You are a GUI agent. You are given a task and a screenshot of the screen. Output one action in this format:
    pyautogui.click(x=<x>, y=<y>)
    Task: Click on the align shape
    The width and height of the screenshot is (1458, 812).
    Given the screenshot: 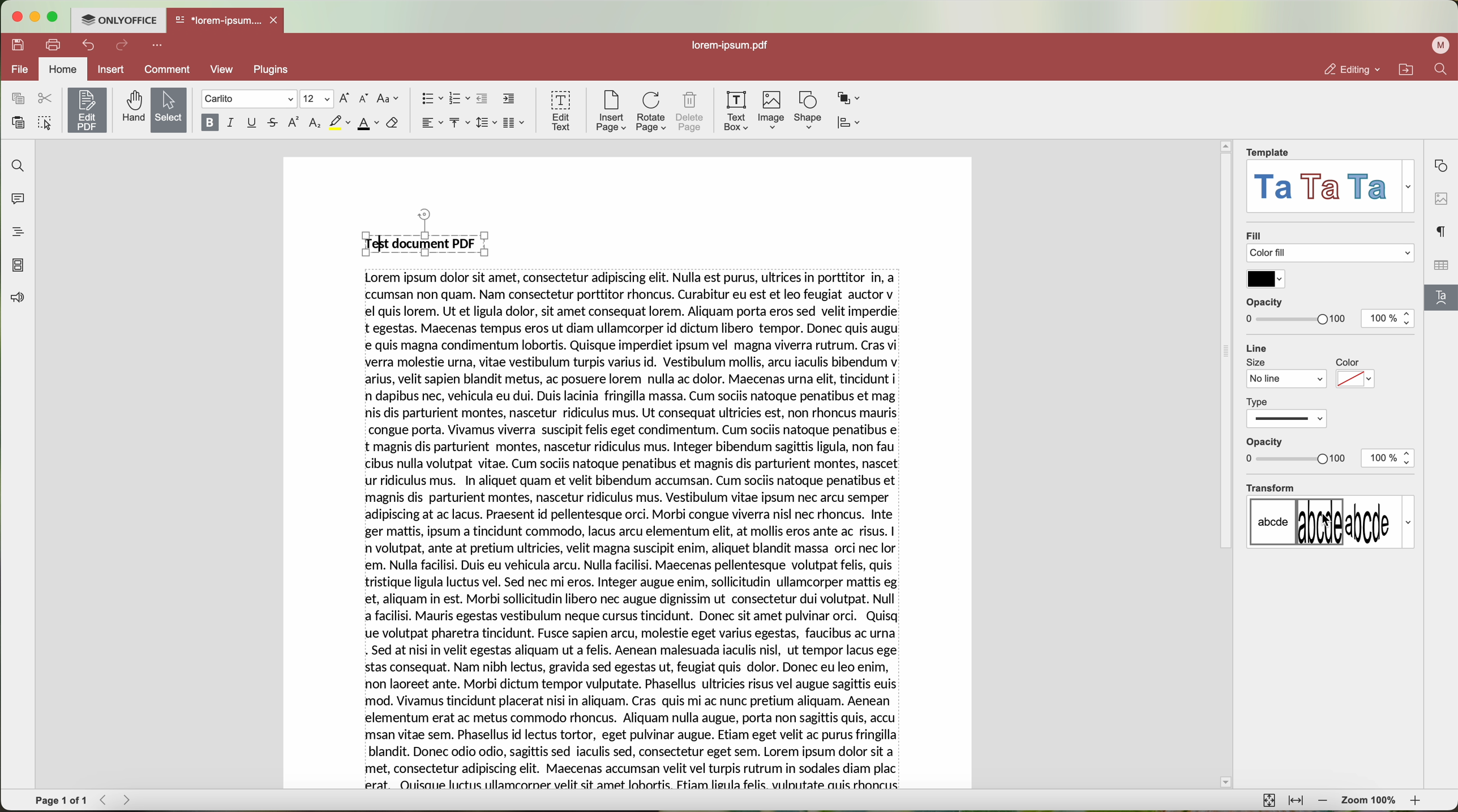 What is the action you would take?
    pyautogui.click(x=848, y=123)
    